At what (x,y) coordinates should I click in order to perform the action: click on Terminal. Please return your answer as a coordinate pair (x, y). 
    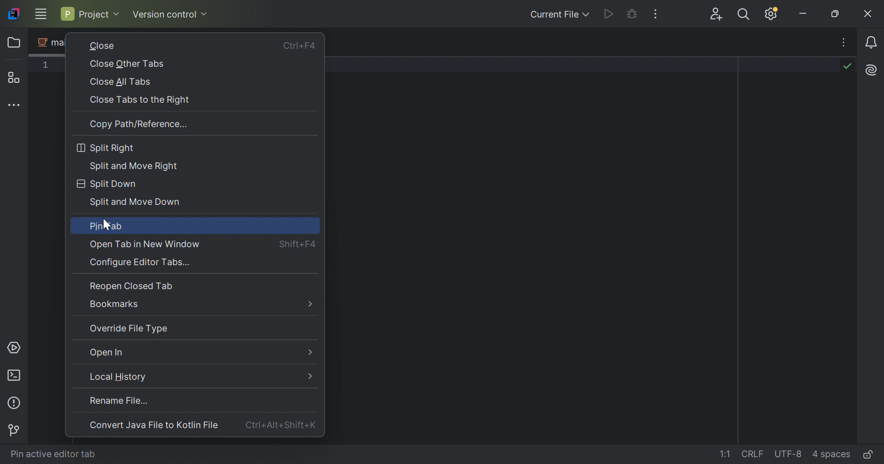
    Looking at the image, I should click on (15, 377).